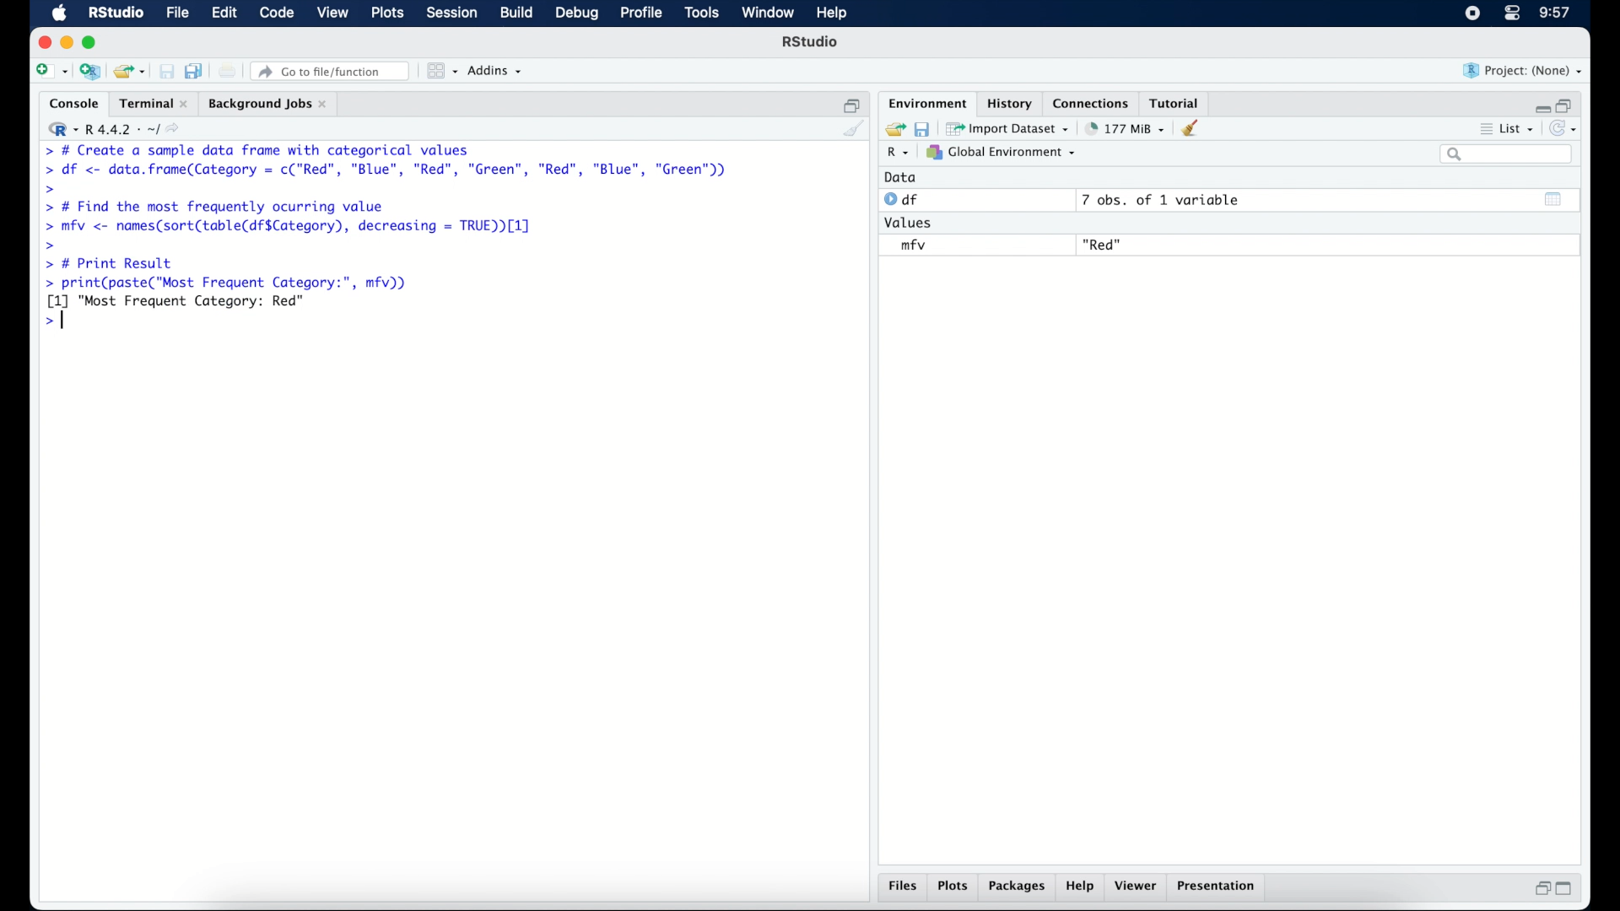 The height and width of the screenshot is (911, 1620). Describe the element at coordinates (164, 68) in the screenshot. I see `save` at that location.